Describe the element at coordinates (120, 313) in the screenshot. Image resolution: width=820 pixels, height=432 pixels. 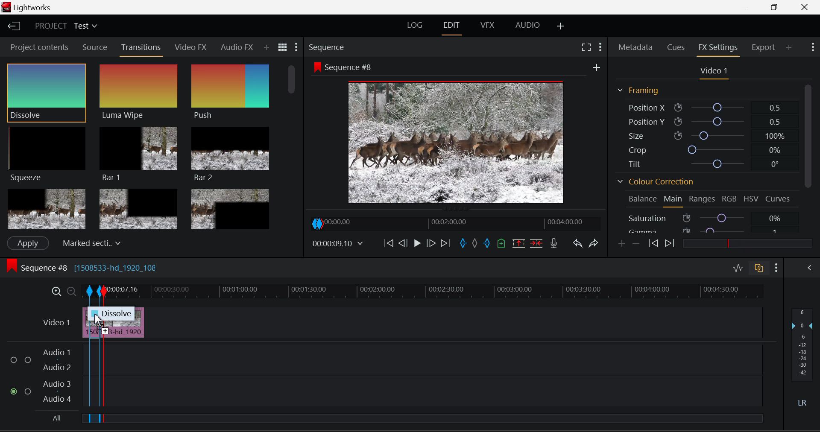
I see `Dissolve` at that location.